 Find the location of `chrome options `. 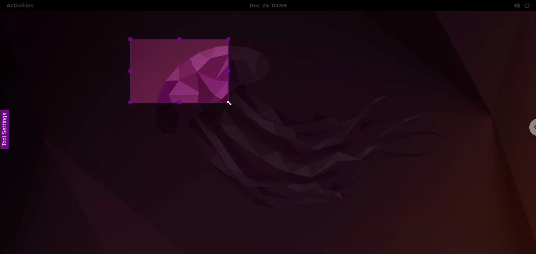

chrome options  is located at coordinates (531, 128).